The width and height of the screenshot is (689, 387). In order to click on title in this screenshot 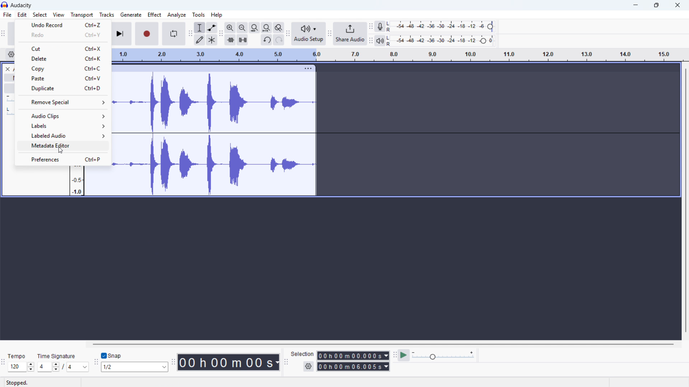, I will do `click(21, 5)`.